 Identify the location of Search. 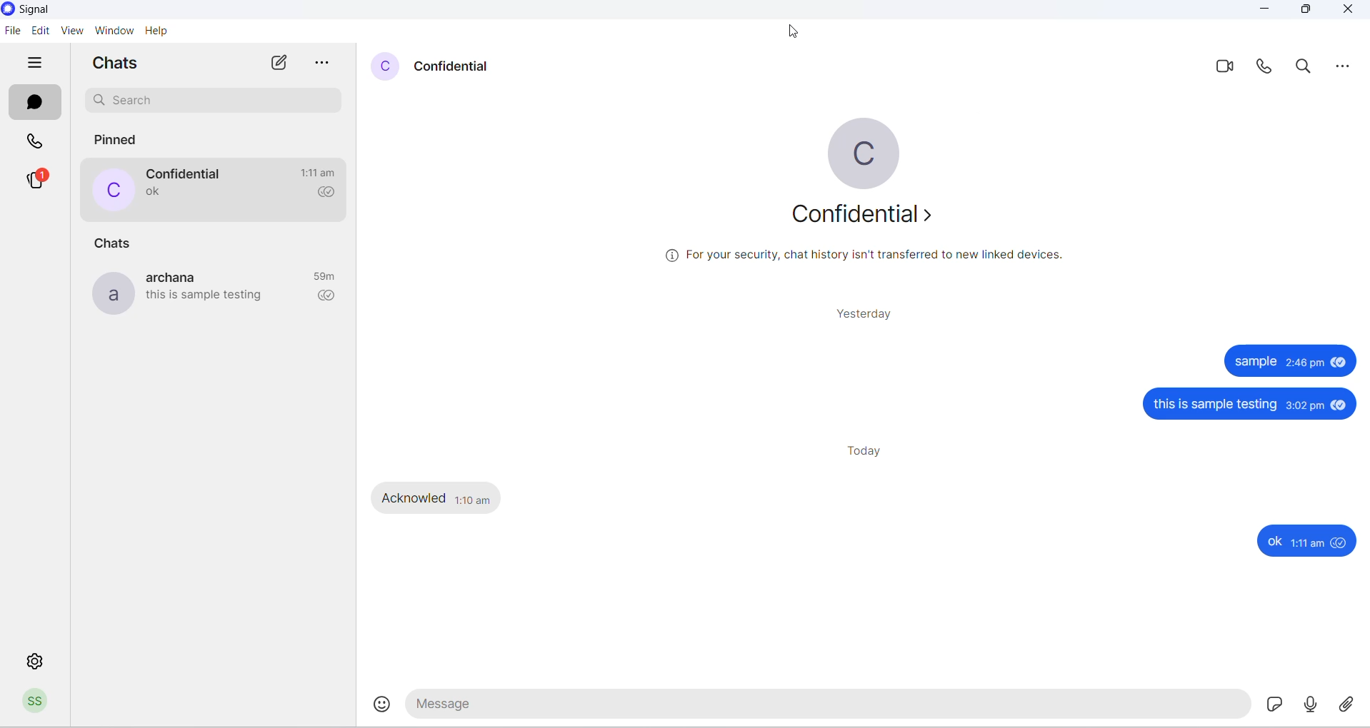
(216, 101).